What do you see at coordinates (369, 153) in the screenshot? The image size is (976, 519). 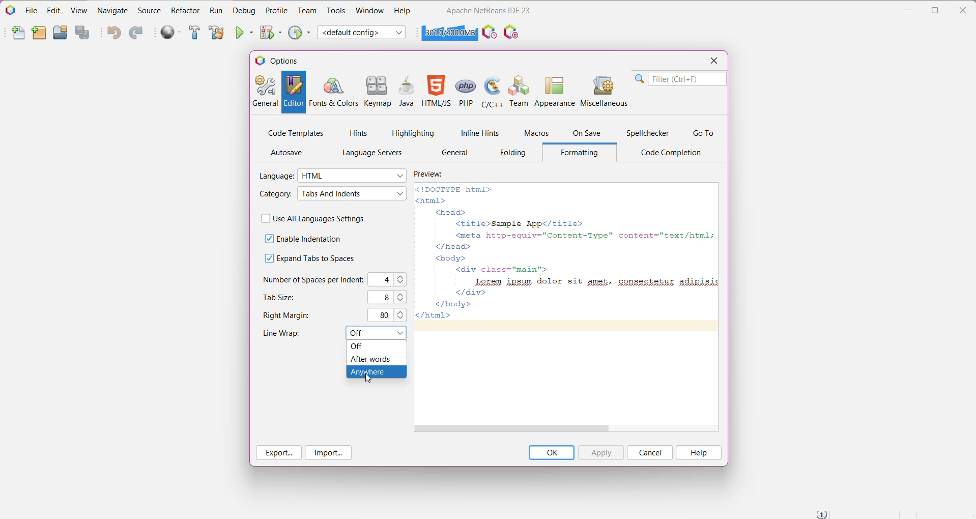 I see `Language Servers` at bounding box center [369, 153].